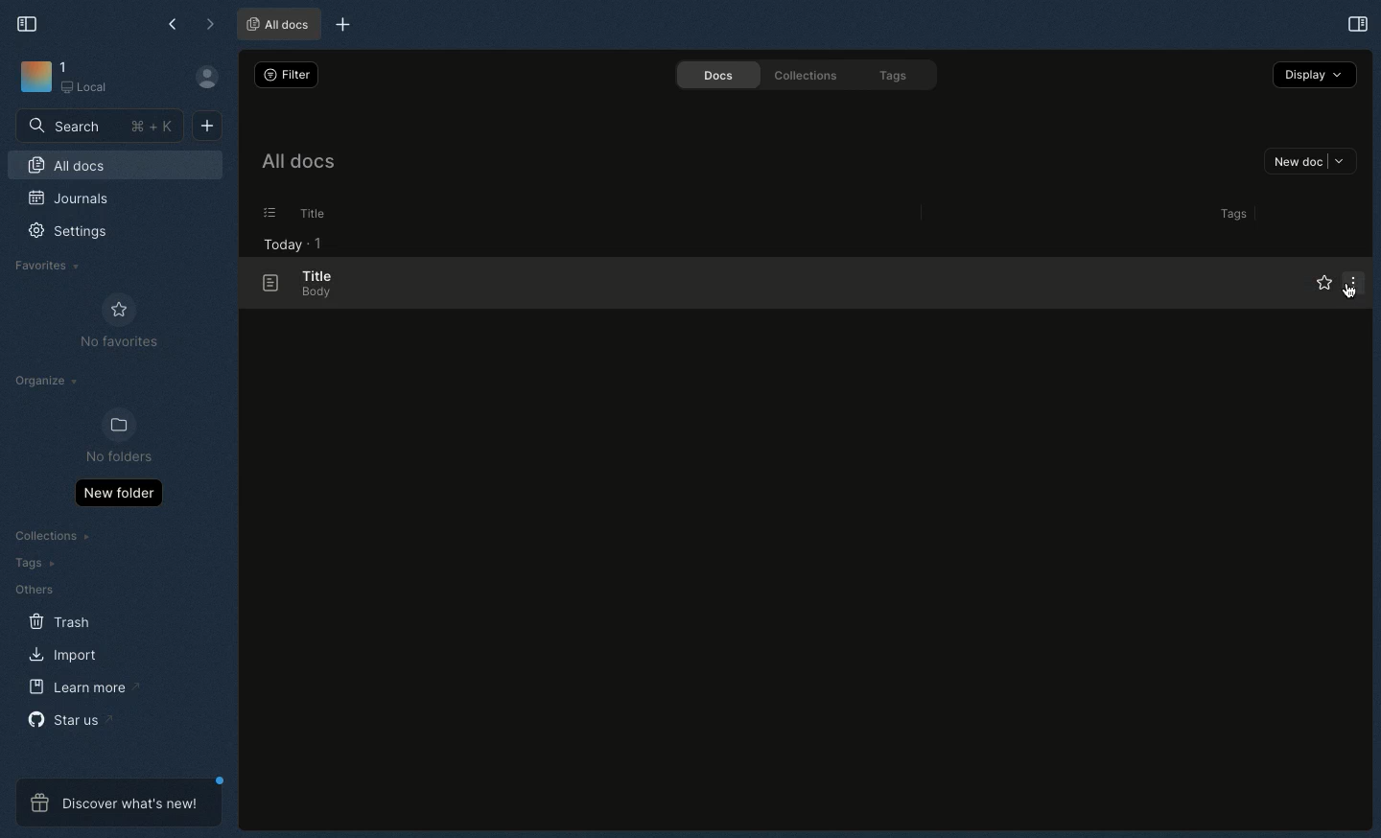 This screenshot has width=1381, height=838. What do you see at coordinates (31, 563) in the screenshot?
I see `Tags` at bounding box center [31, 563].